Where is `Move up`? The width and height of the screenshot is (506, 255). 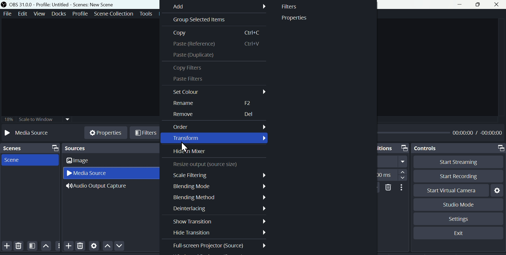
Move up is located at coordinates (106, 247).